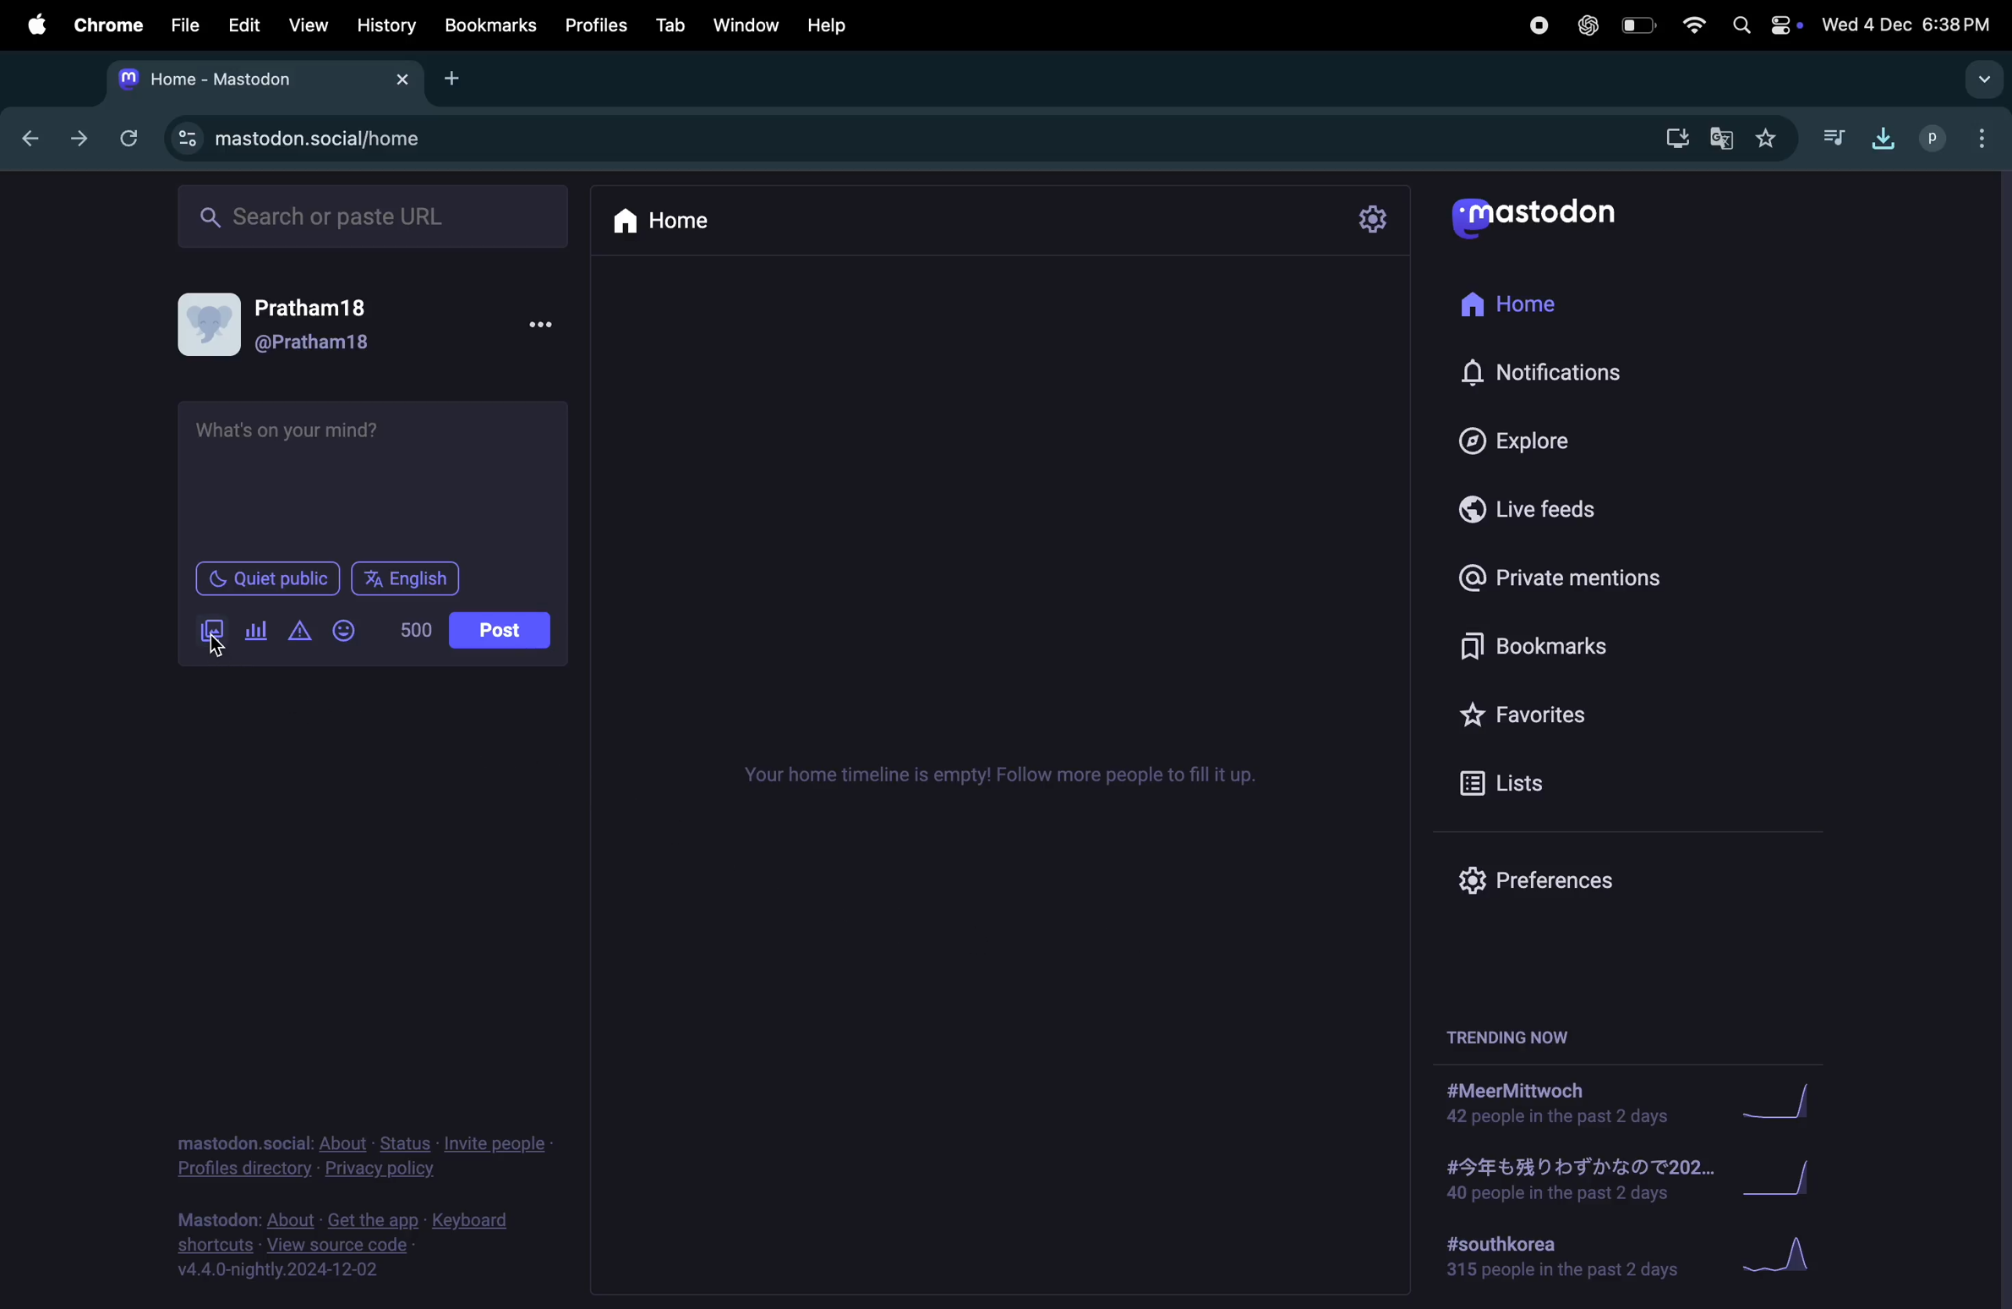  I want to click on Favourites, so click(1539, 716).